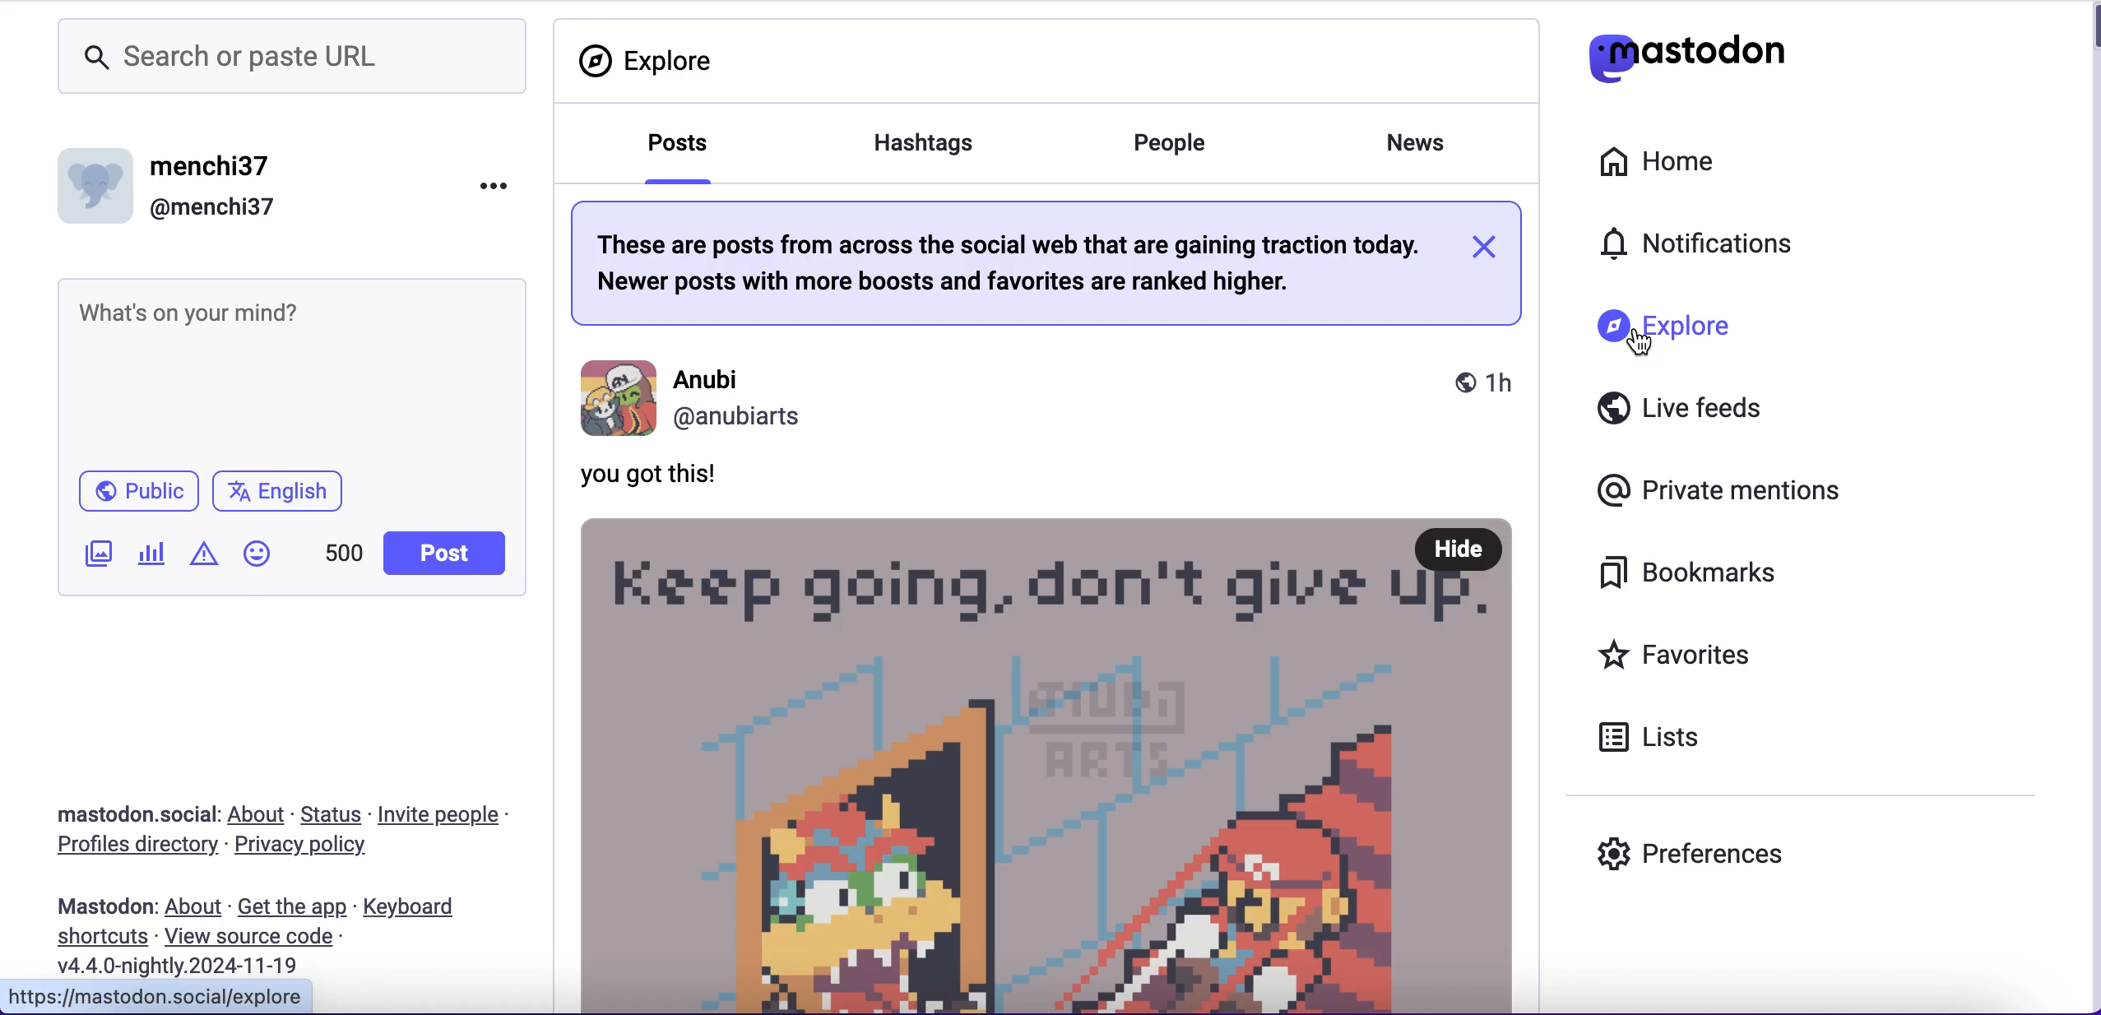 This screenshot has width=2101, height=1015. Describe the element at coordinates (1674, 735) in the screenshot. I see `lists` at that location.